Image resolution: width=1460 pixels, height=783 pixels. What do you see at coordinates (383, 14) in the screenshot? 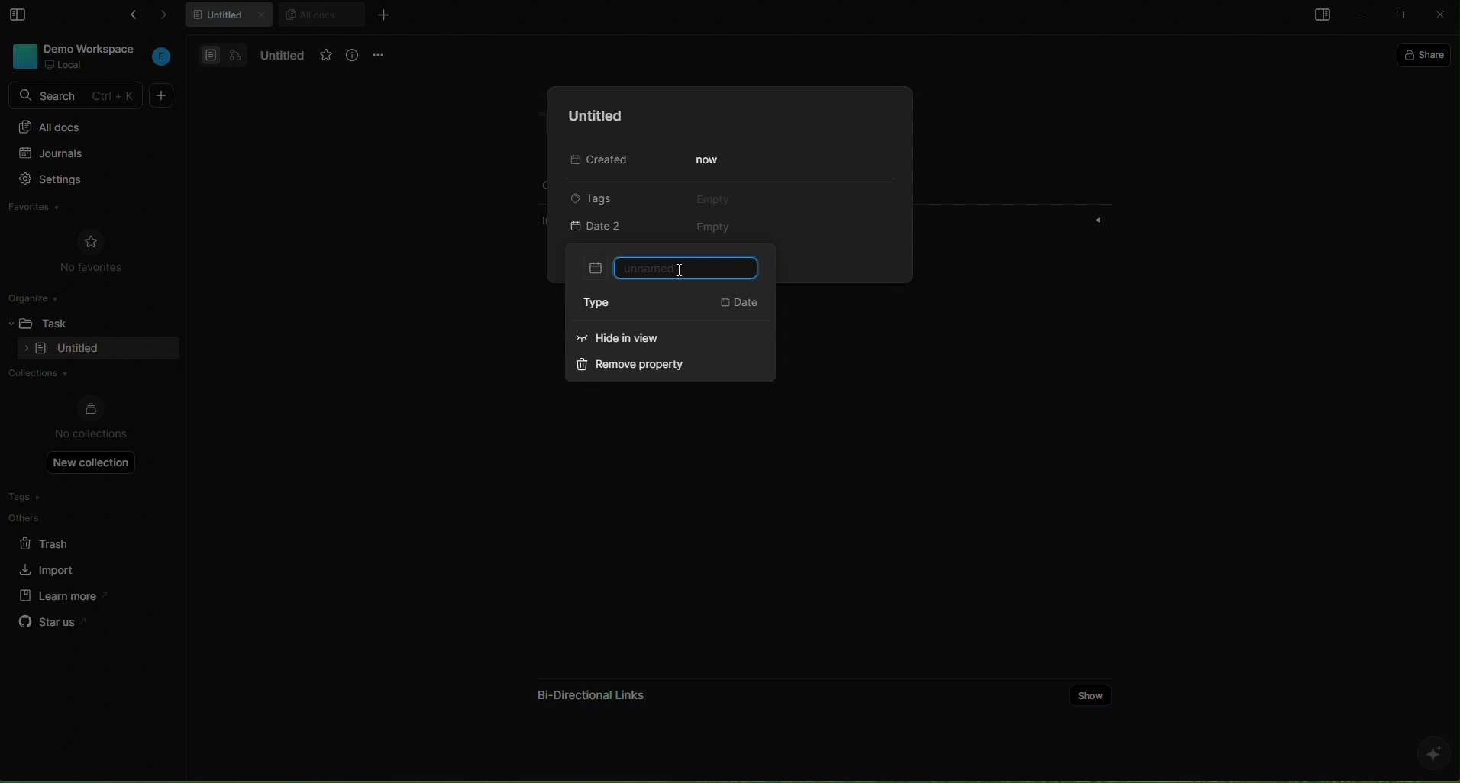
I see `new tab` at bounding box center [383, 14].